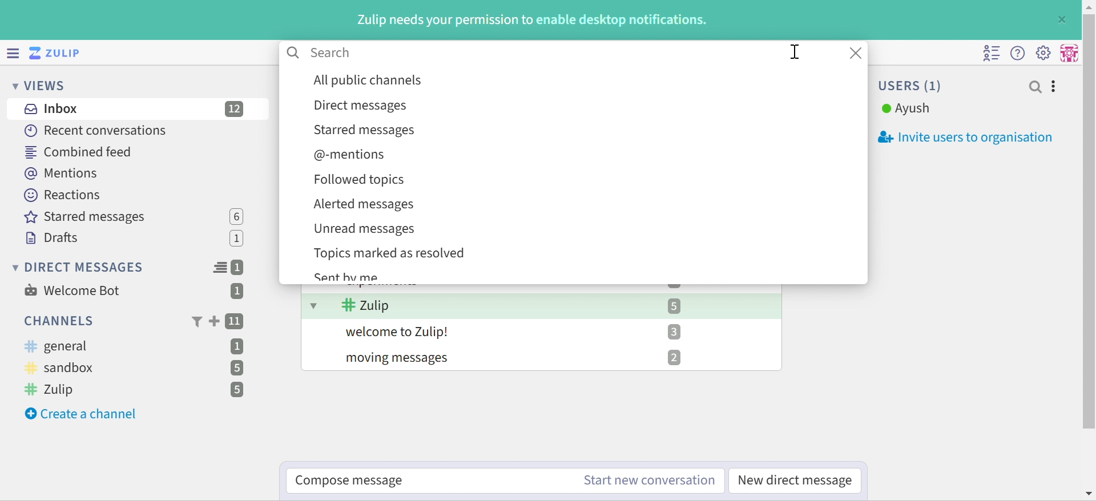  Describe the element at coordinates (57, 321) in the screenshot. I see `Channels` at that location.